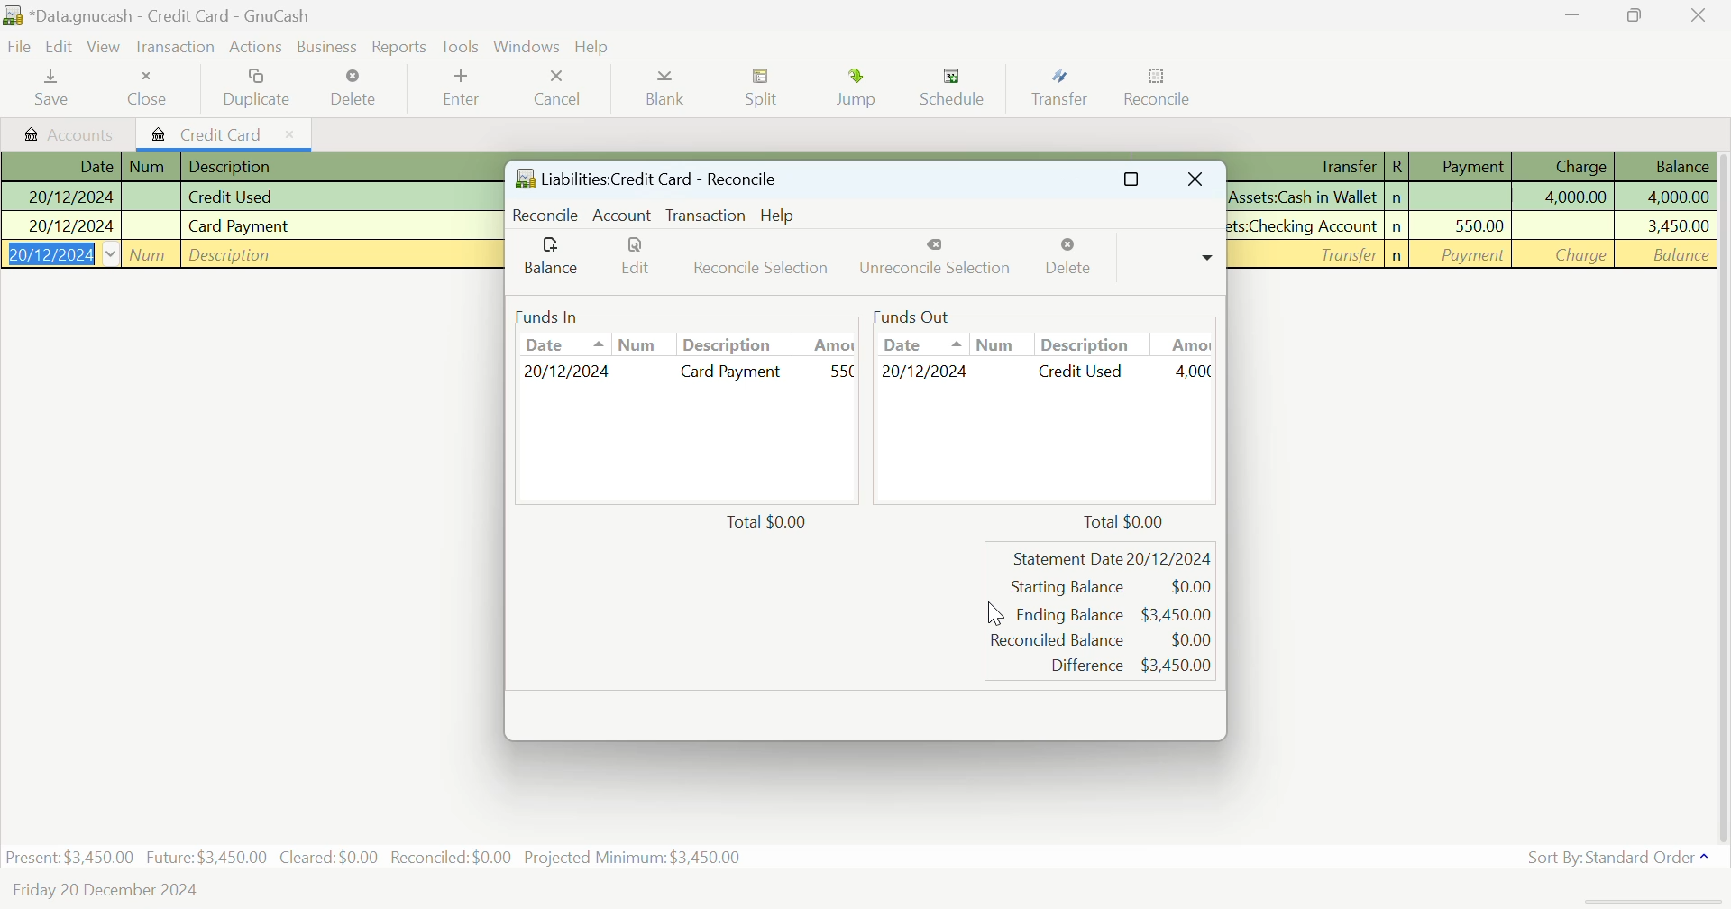  Describe the element at coordinates (1131, 182) in the screenshot. I see `Maximize` at that location.